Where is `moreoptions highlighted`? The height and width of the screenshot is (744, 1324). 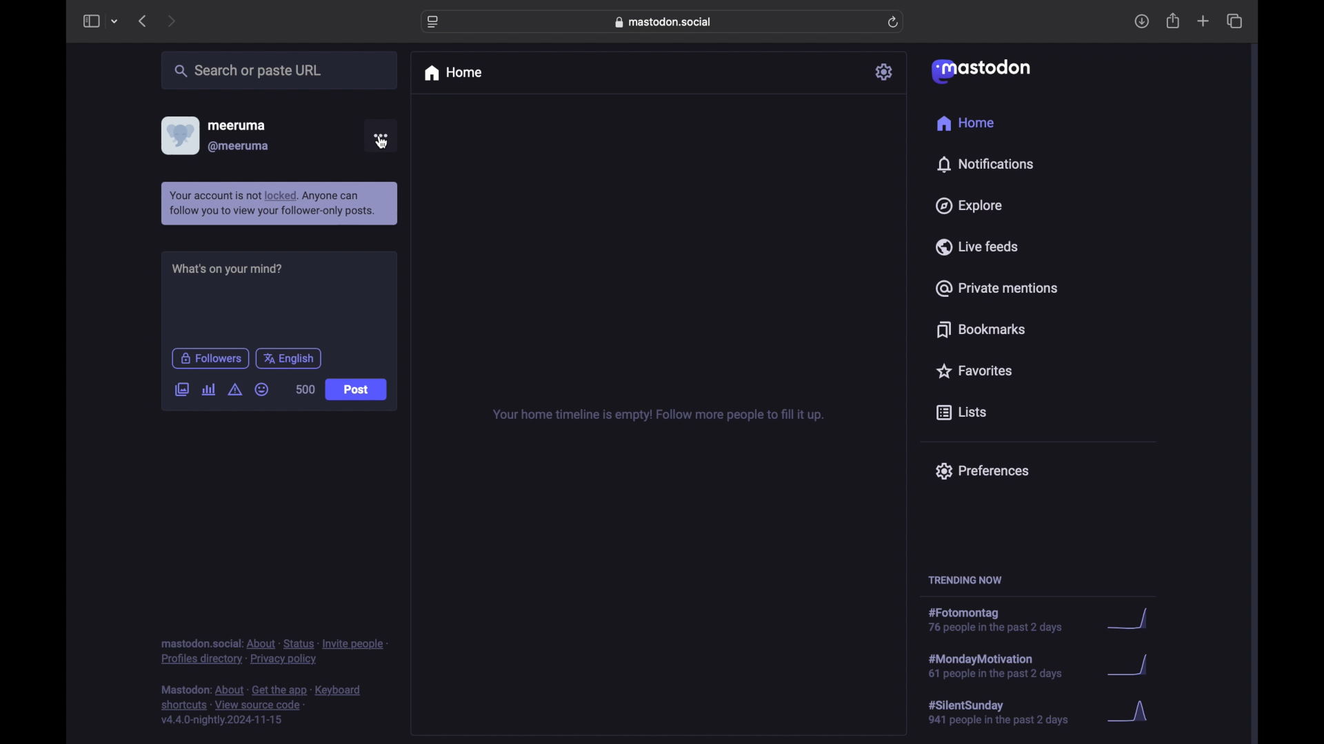 moreoptions highlighted is located at coordinates (381, 137).